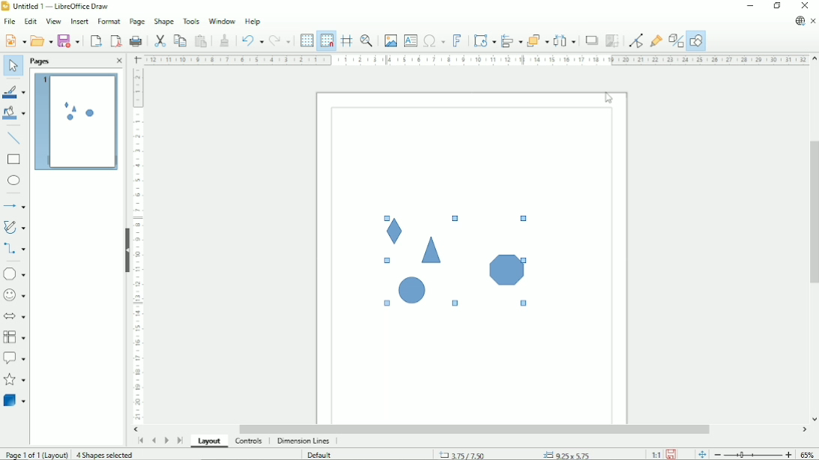 The image size is (819, 460). Describe the element at coordinates (280, 41) in the screenshot. I see `Redo` at that location.